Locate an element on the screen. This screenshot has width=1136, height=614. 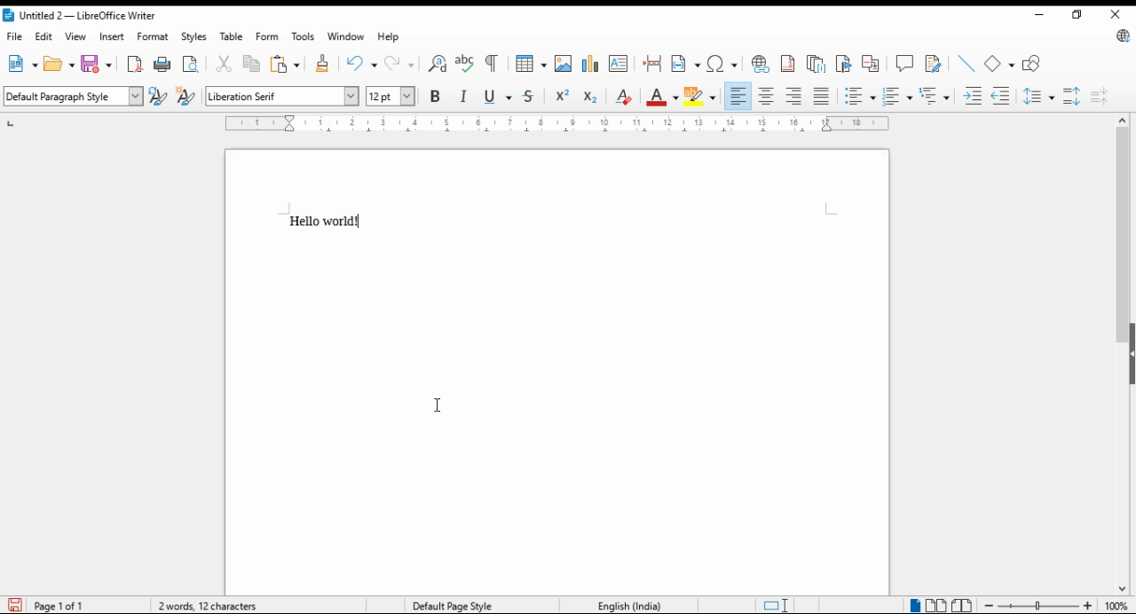
paste is located at coordinates (284, 63).